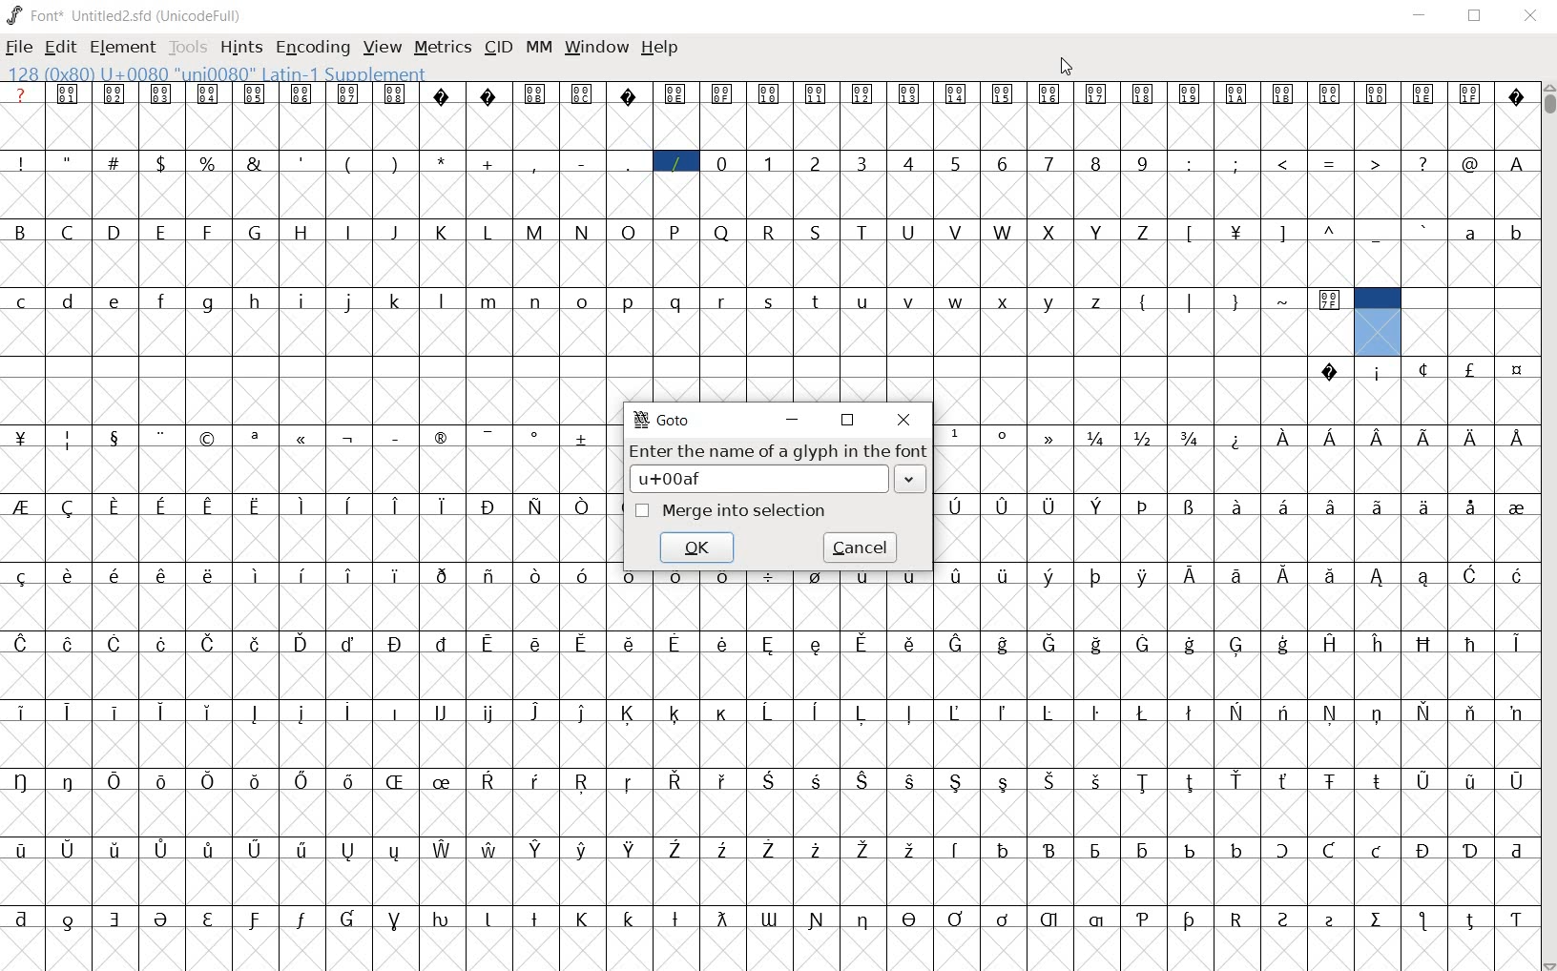  I want to click on Symbol, so click(535, 506).